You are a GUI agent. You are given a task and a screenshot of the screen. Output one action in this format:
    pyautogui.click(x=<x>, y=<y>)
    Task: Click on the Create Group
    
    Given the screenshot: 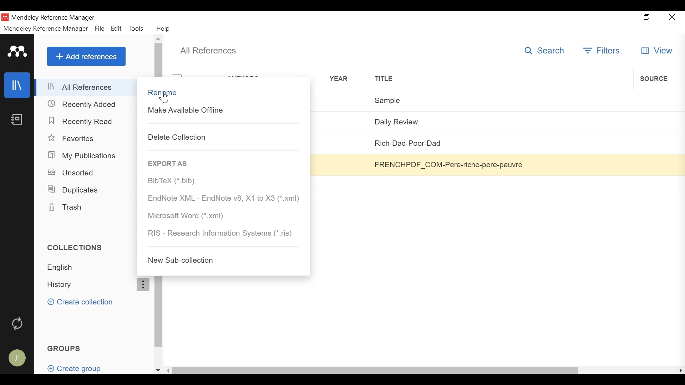 What is the action you would take?
    pyautogui.click(x=79, y=368)
    